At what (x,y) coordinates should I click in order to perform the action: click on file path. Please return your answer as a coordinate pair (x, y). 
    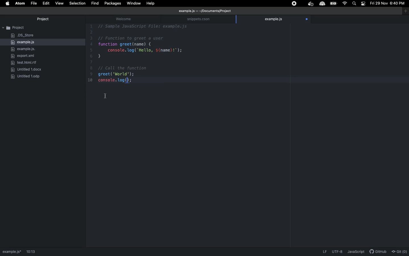
    Looking at the image, I should click on (206, 11).